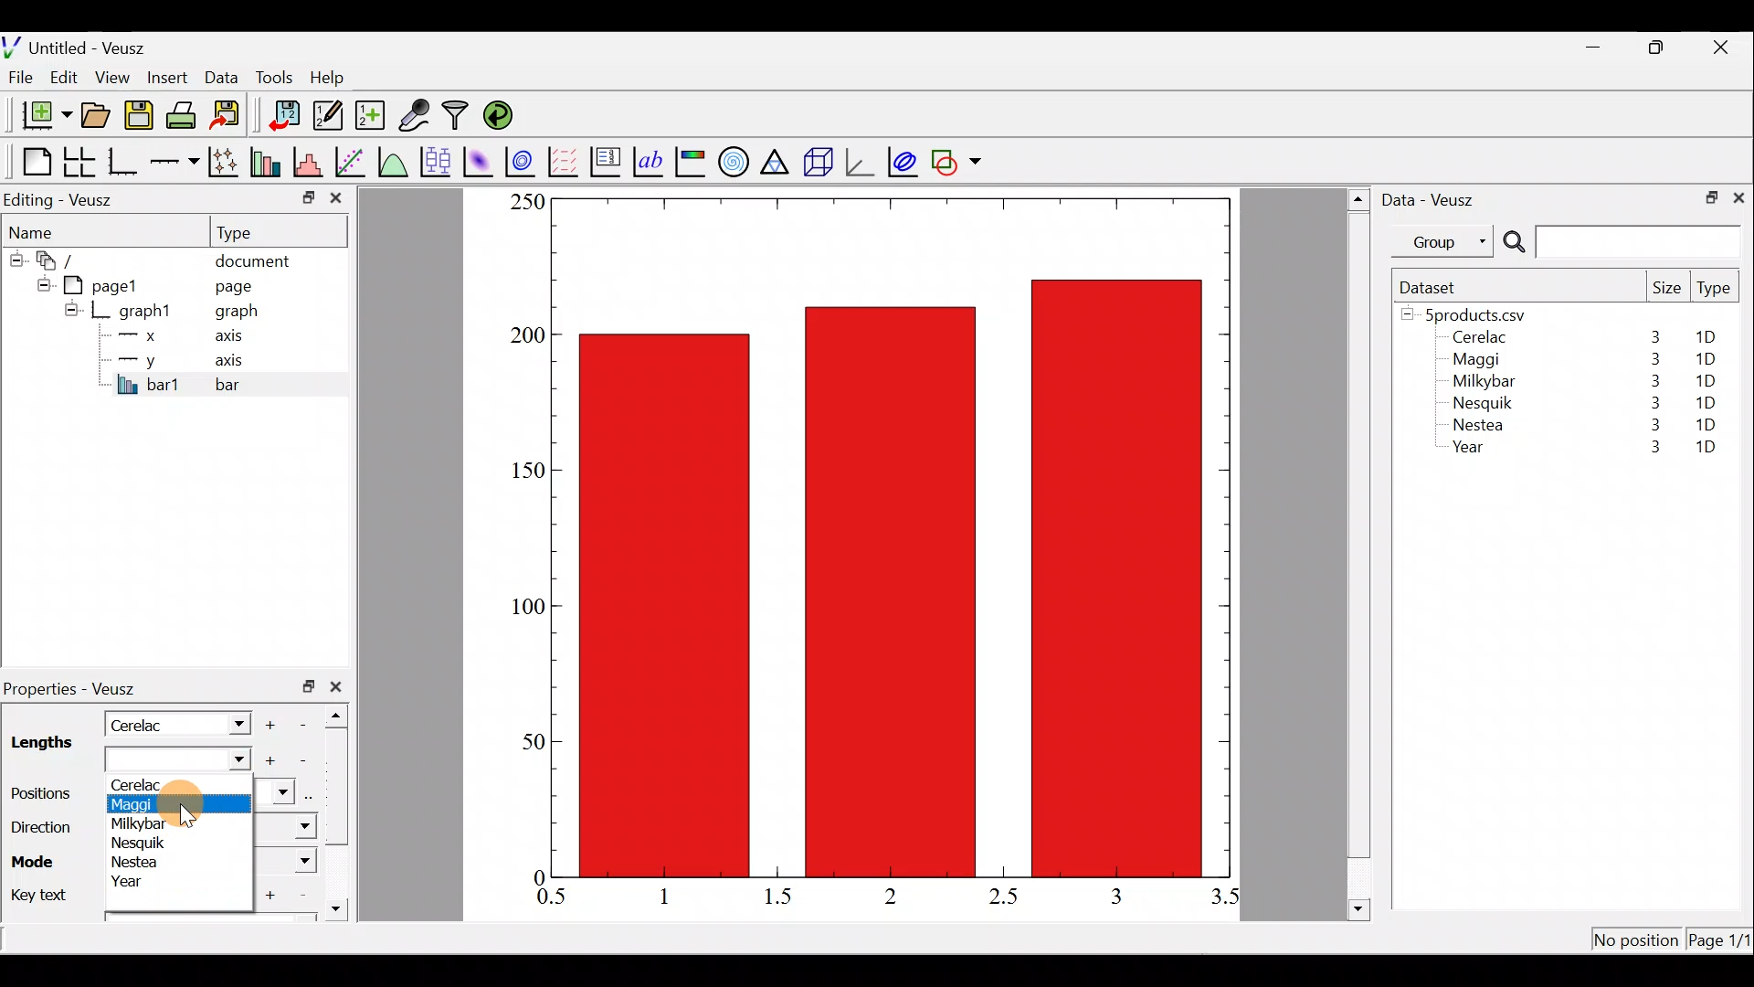 Image resolution: width=1754 pixels, height=987 pixels. What do you see at coordinates (230, 723) in the screenshot?
I see `Length dropdown` at bounding box center [230, 723].